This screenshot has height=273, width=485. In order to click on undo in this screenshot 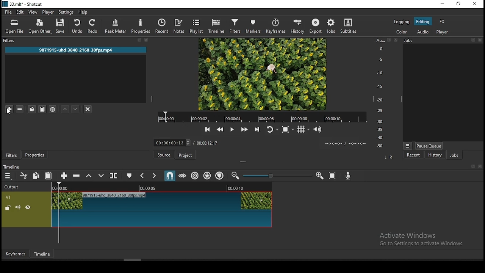, I will do `click(77, 27)`.